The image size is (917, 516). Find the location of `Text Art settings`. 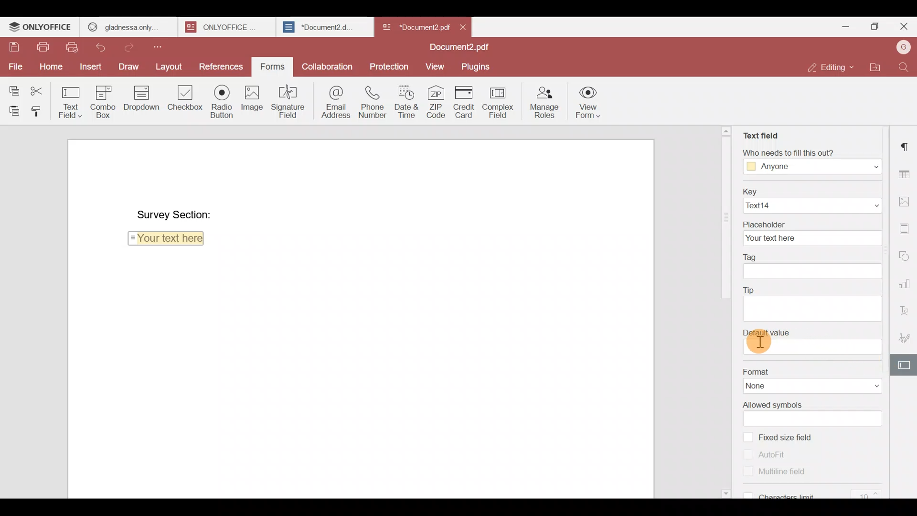

Text Art settings is located at coordinates (906, 309).